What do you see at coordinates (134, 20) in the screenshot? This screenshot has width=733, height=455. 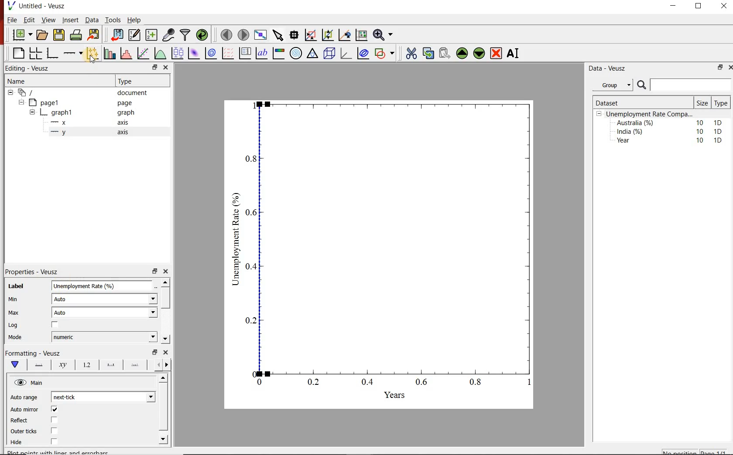 I see `Help` at bounding box center [134, 20].